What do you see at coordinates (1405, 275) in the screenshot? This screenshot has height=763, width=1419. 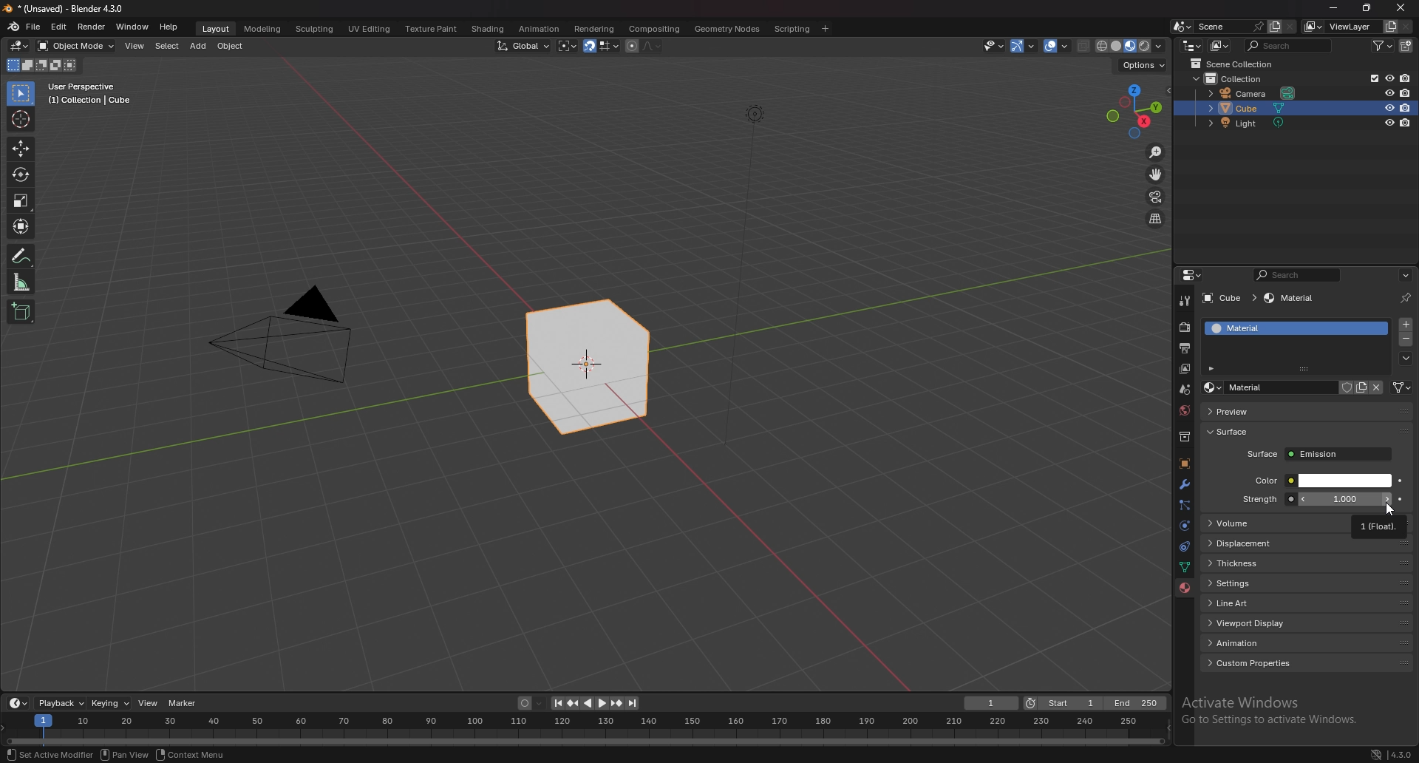 I see `options` at bounding box center [1405, 275].